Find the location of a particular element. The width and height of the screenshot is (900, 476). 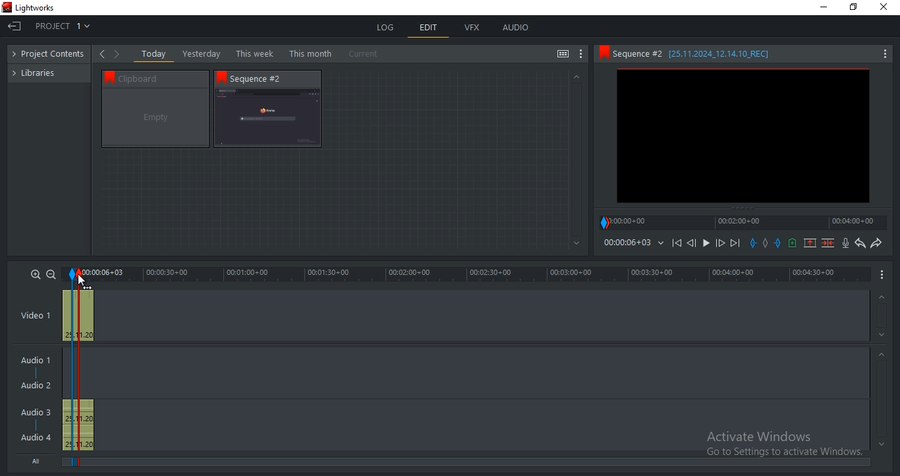

Nudge one frame forward is located at coordinates (719, 243).